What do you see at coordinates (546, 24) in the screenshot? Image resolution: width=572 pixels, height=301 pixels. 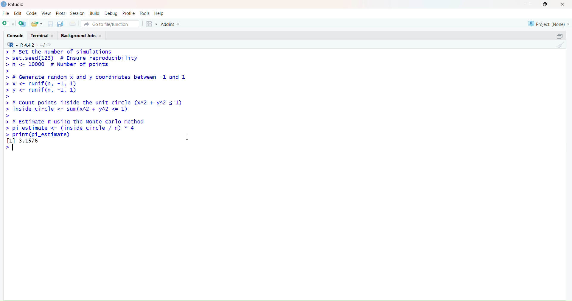 I see `Project (Note)` at bounding box center [546, 24].